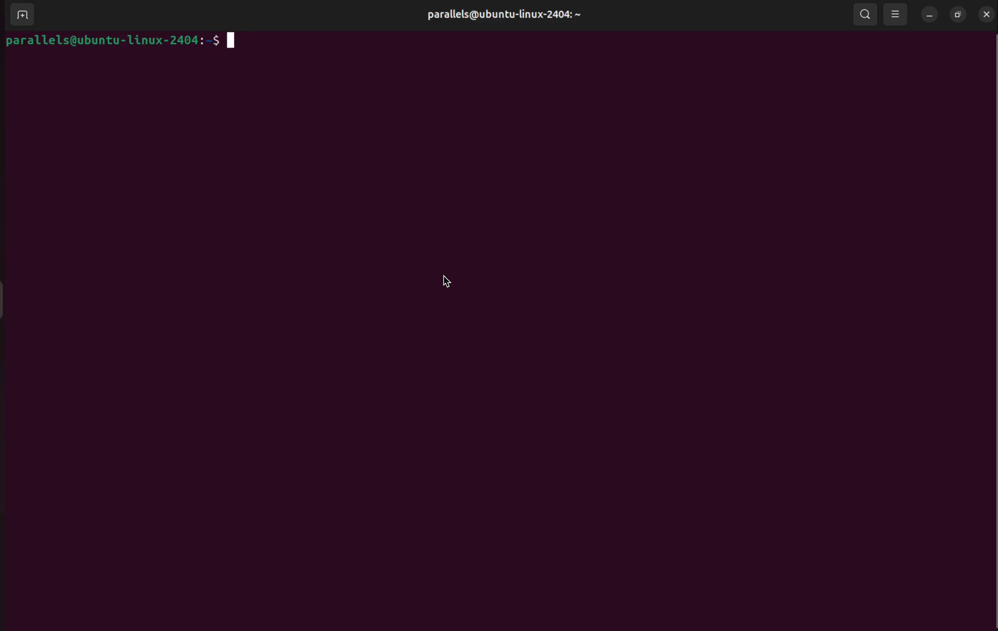  Describe the element at coordinates (496, 12) in the screenshot. I see `parallels` at that location.